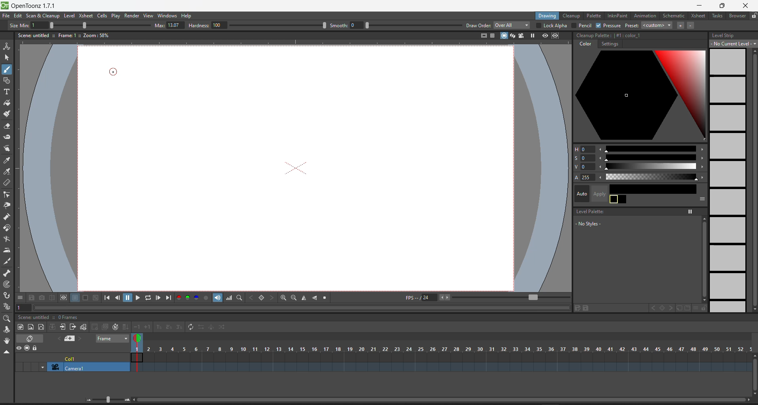 The image size is (758, 405). I want to click on blue channel, so click(196, 298).